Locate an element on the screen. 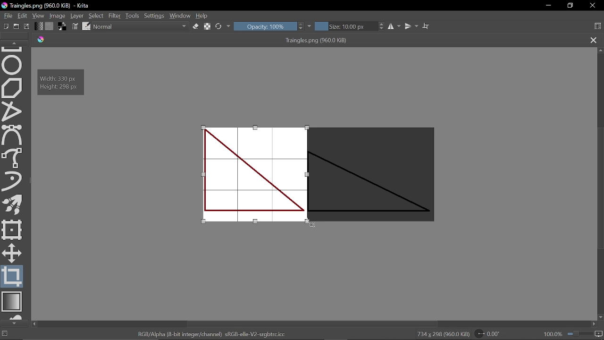 The image size is (604, 340). "RGB/Alpha (8-bit integer/channel) sRGB-elle-V2-srgbtrc.icc is located at coordinates (211, 334).